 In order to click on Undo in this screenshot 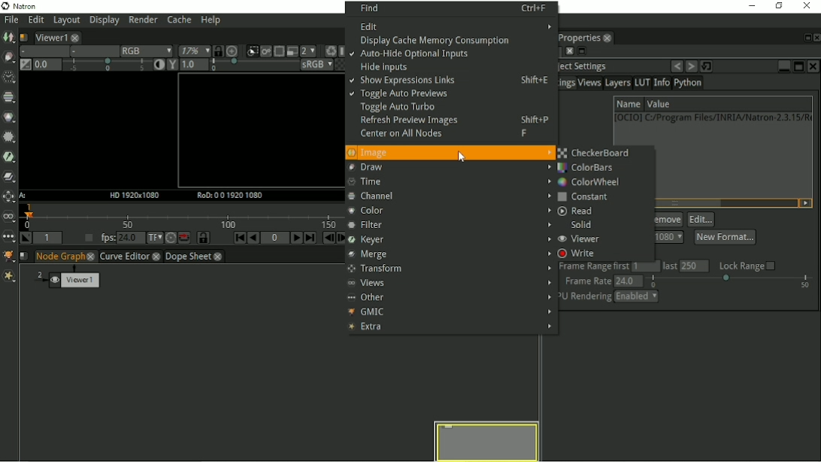, I will do `click(677, 66)`.